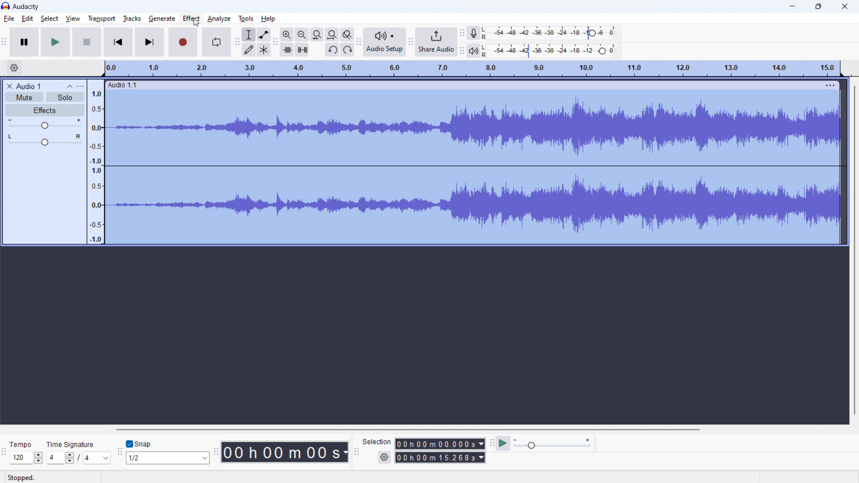 The width and height of the screenshot is (859, 483). I want to click on hold to move, so click(462, 85).